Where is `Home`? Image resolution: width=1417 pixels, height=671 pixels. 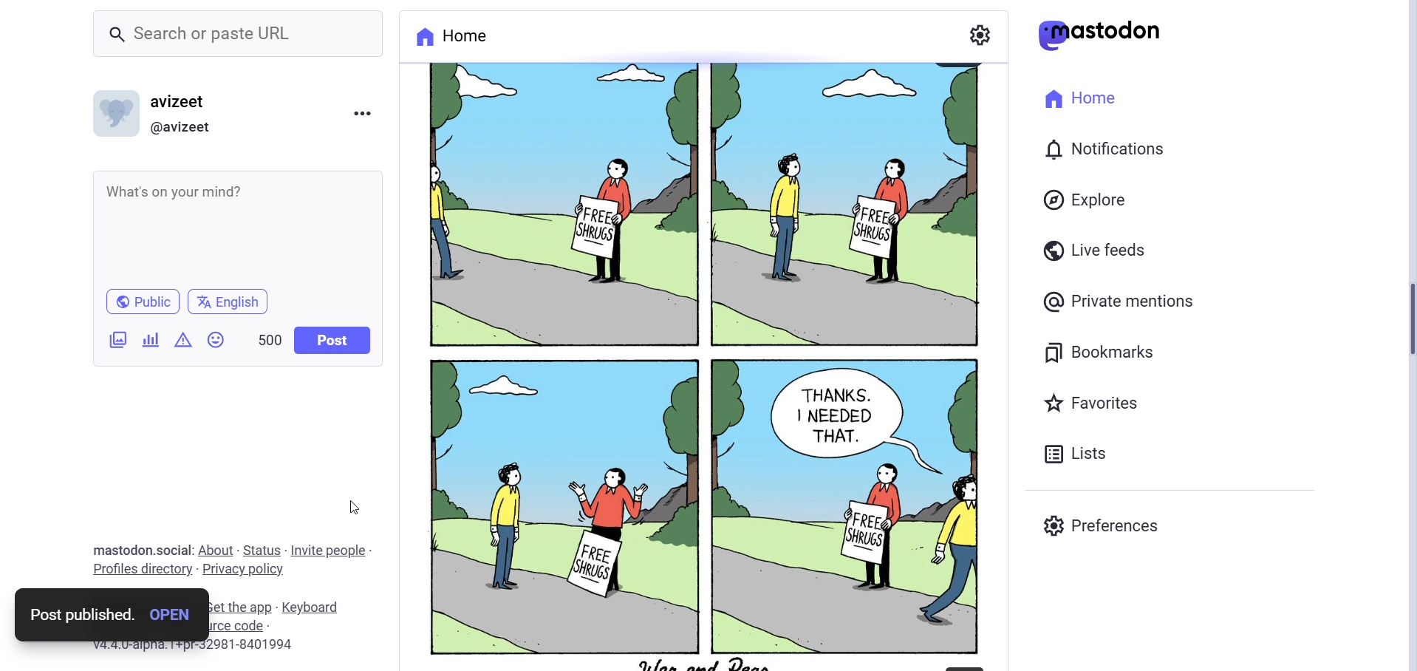 Home is located at coordinates (1082, 101).